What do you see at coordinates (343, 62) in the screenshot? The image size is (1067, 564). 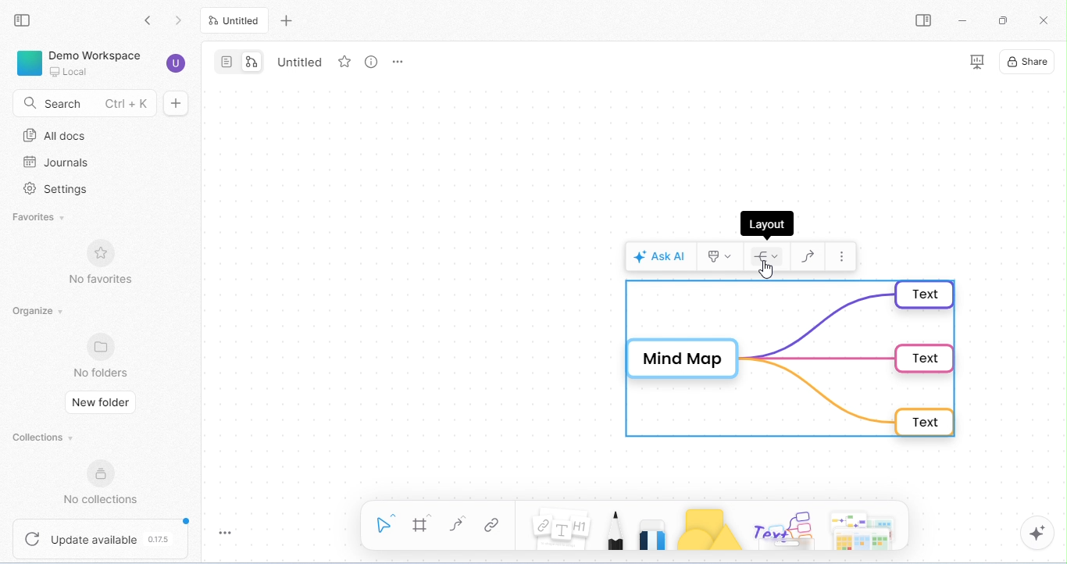 I see `favorites` at bounding box center [343, 62].